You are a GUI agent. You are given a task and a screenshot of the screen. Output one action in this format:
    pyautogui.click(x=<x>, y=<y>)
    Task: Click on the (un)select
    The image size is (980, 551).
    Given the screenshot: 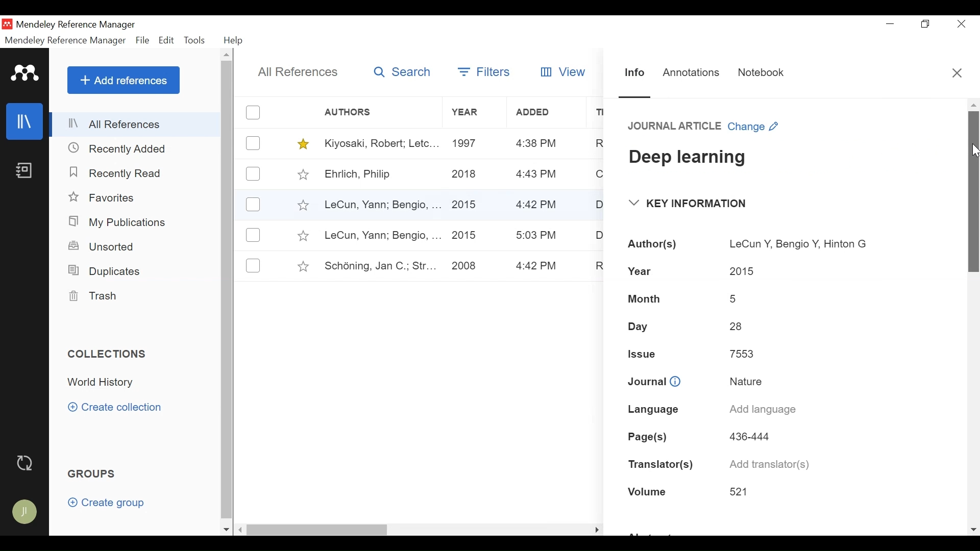 What is the action you would take?
    pyautogui.click(x=253, y=173)
    